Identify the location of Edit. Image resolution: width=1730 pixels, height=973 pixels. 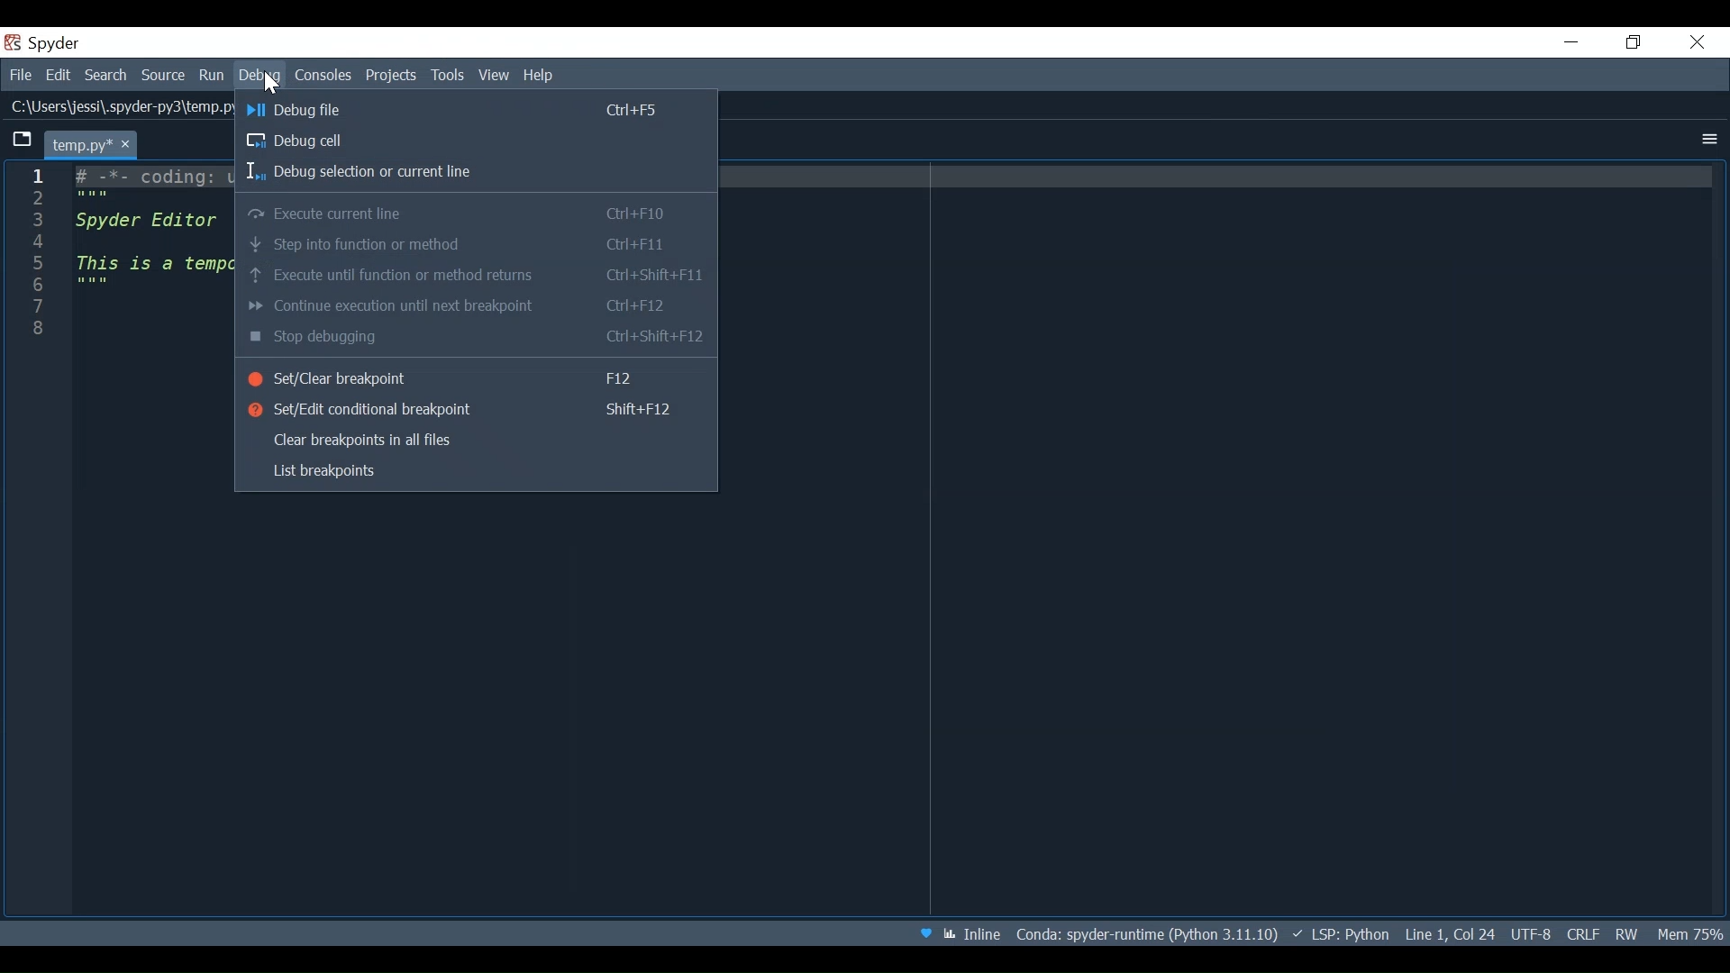
(61, 77).